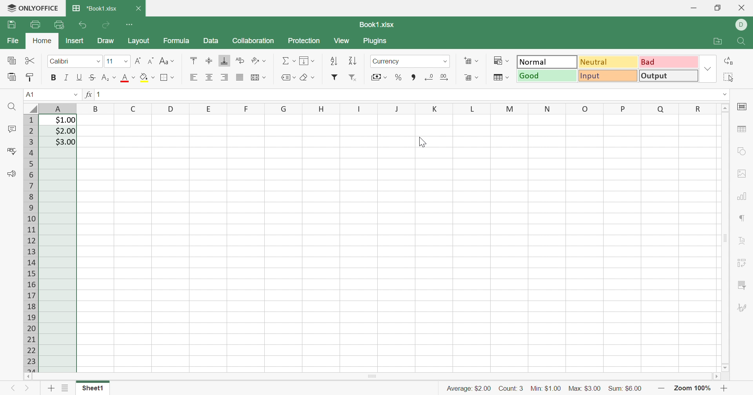 Image resolution: width=753 pixels, height=395 pixels. What do you see at coordinates (742, 150) in the screenshot?
I see `Shape settings` at bounding box center [742, 150].